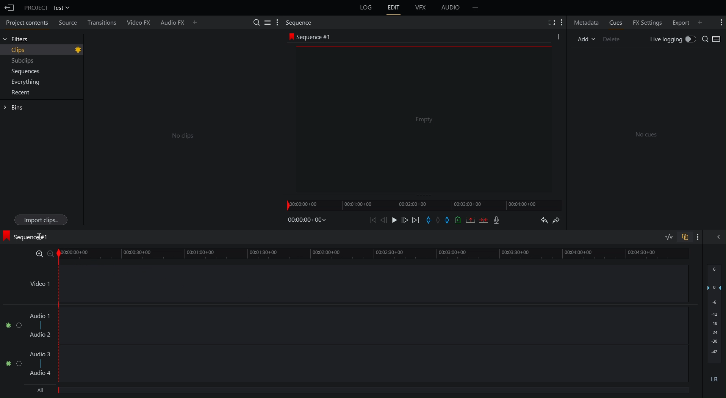 Image resolution: width=726 pixels, height=398 pixels. I want to click on Gins, so click(15, 108).